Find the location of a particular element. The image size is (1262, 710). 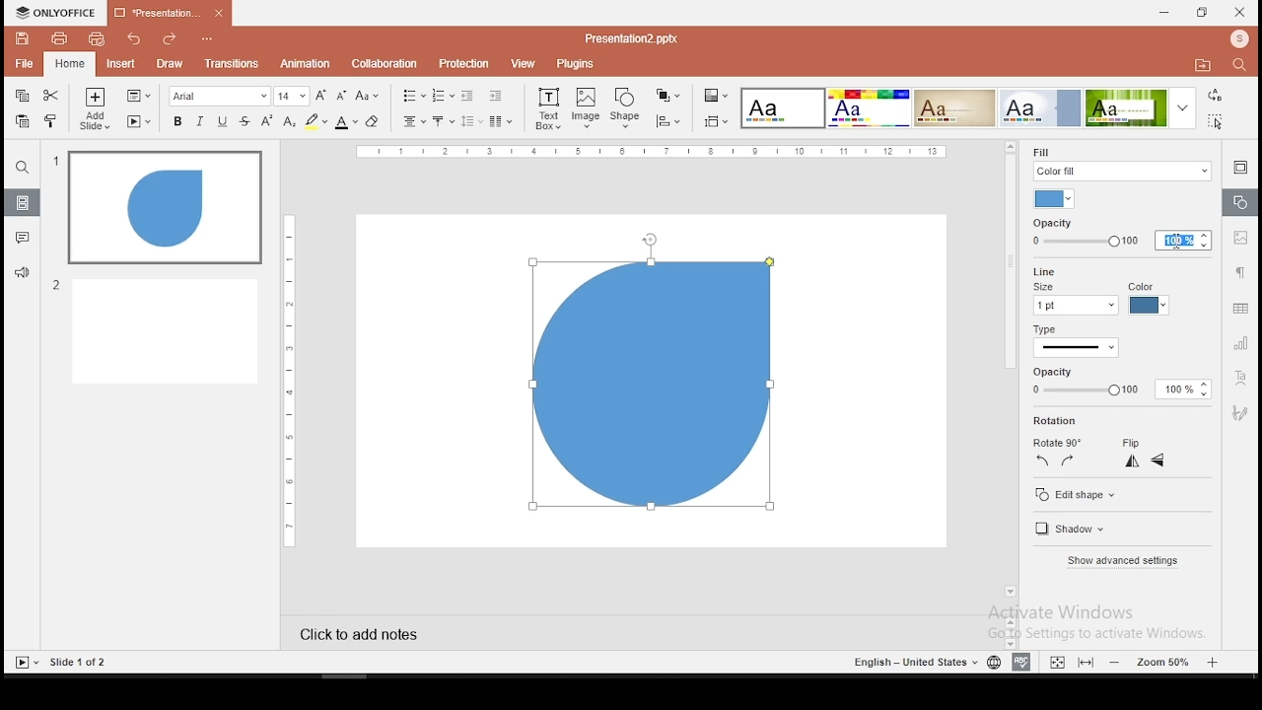

redo is located at coordinates (165, 39).